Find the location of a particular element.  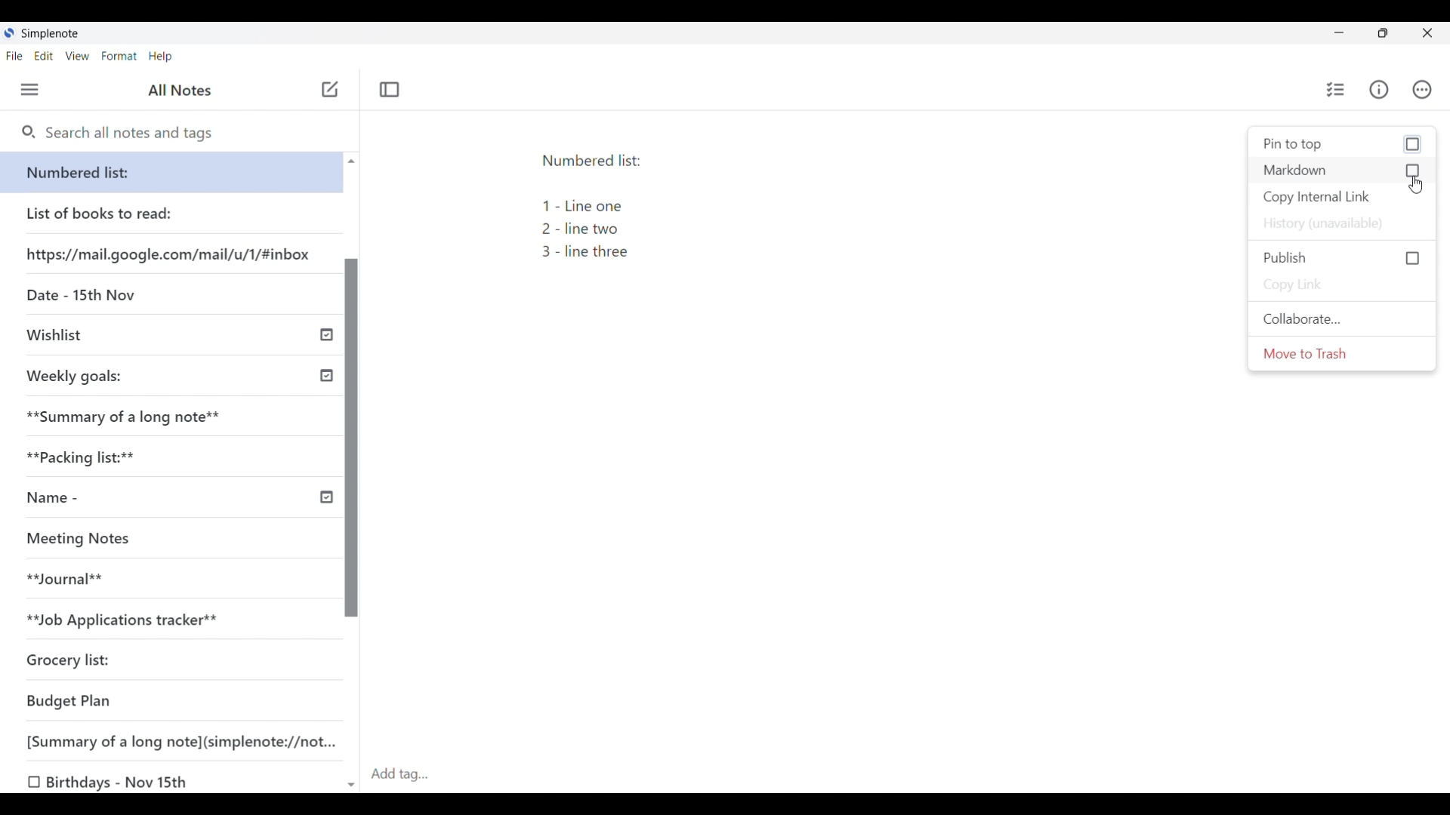

Birthdays - Nov 15th is located at coordinates (124, 780).